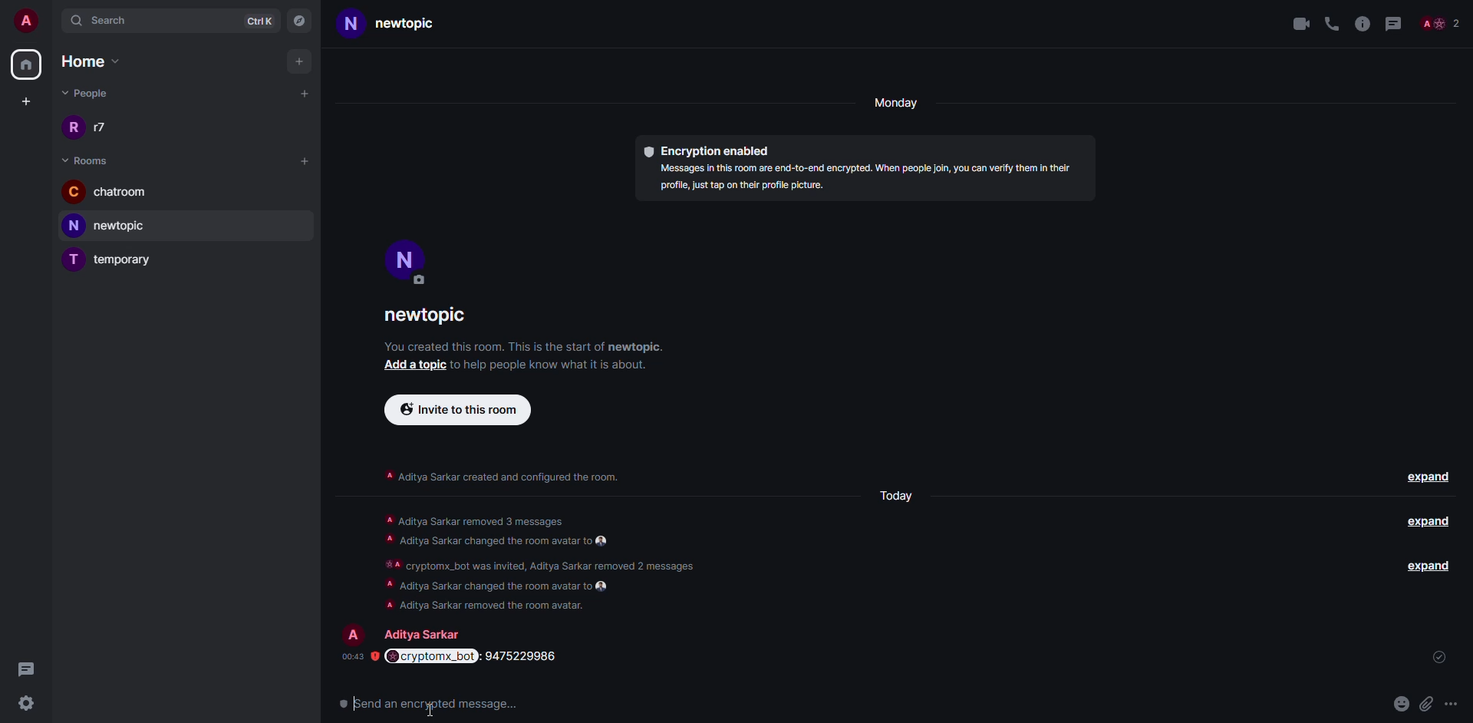 This screenshot has height=723, width=1473. Describe the element at coordinates (711, 150) in the screenshot. I see `encryption enabled` at that location.